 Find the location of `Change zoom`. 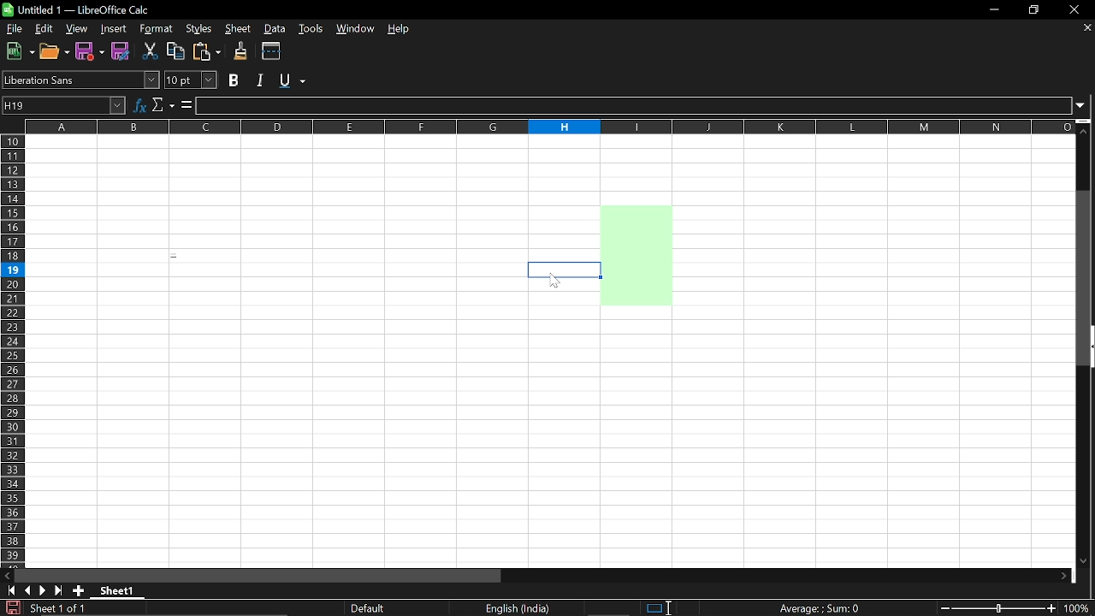

Change zoom is located at coordinates (1001, 609).